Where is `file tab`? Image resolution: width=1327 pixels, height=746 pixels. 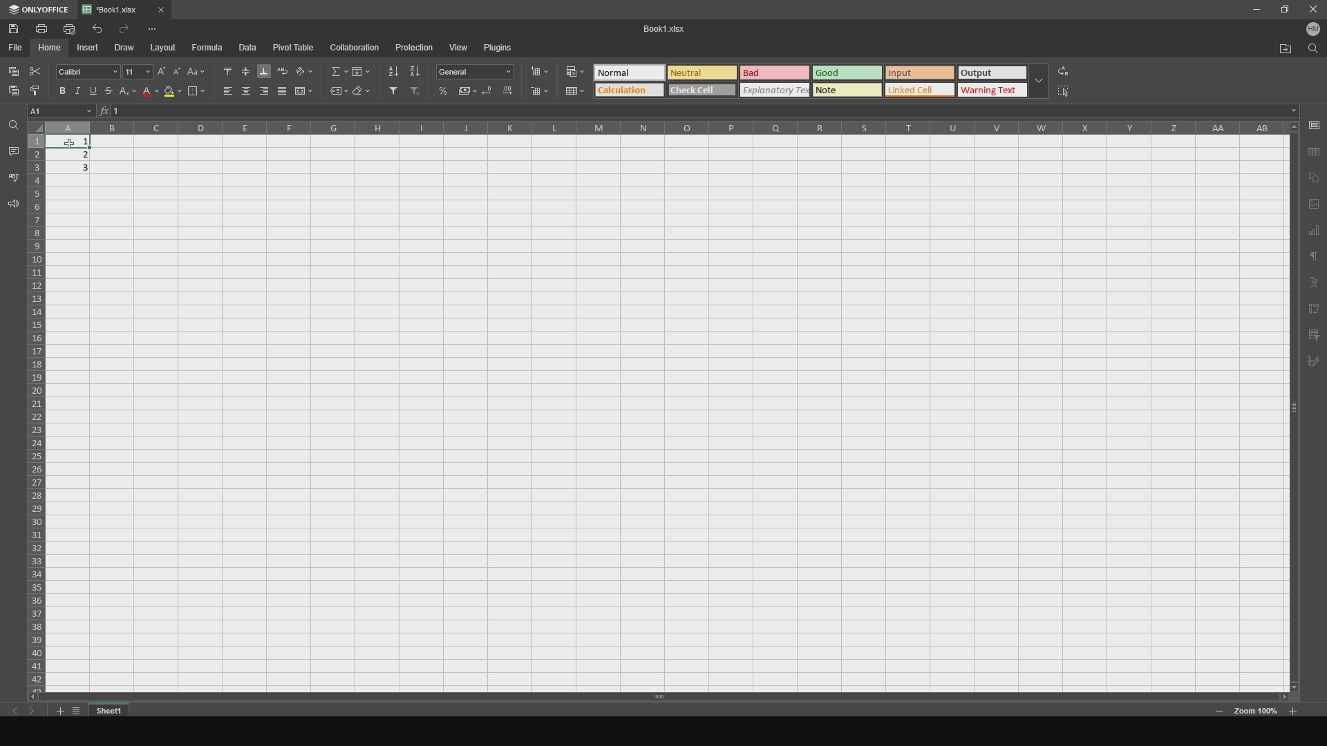 file tab is located at coordinates (140, 8).